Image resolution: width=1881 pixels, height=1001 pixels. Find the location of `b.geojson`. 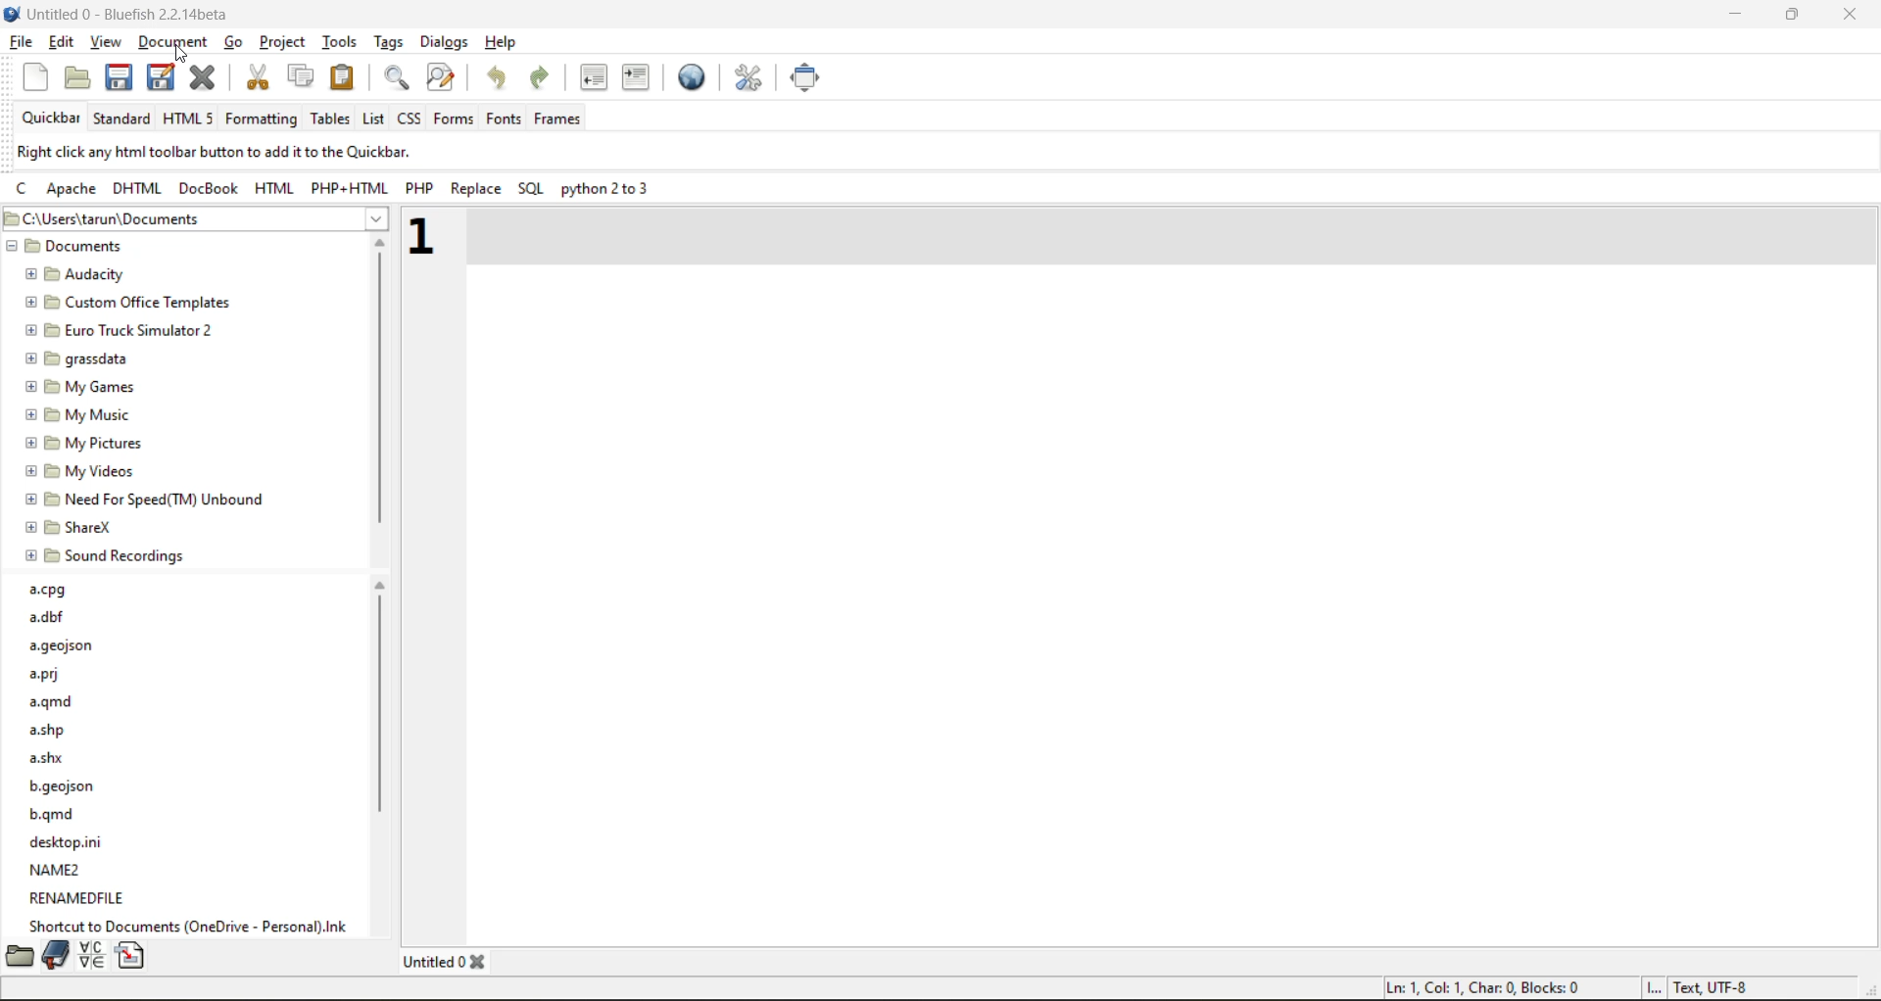

b.geojson is located at coordinates (64, 787).